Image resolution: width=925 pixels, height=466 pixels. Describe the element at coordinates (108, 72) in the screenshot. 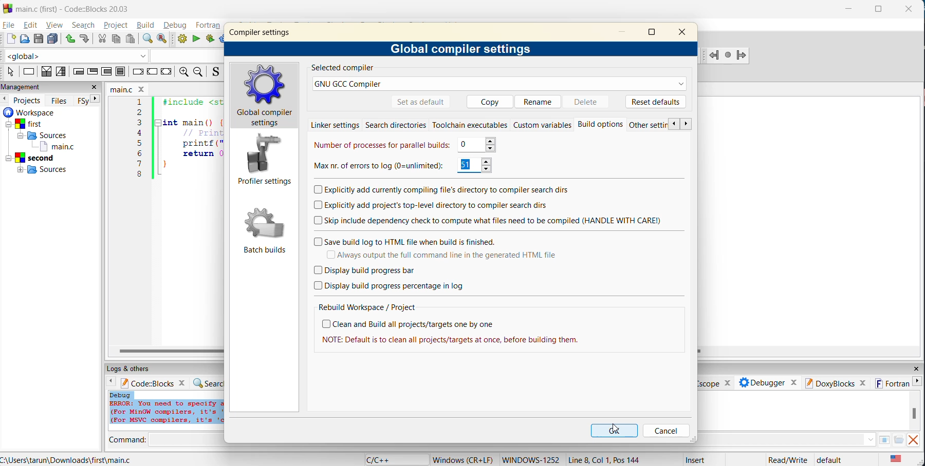

I see `counting loop` at that location.